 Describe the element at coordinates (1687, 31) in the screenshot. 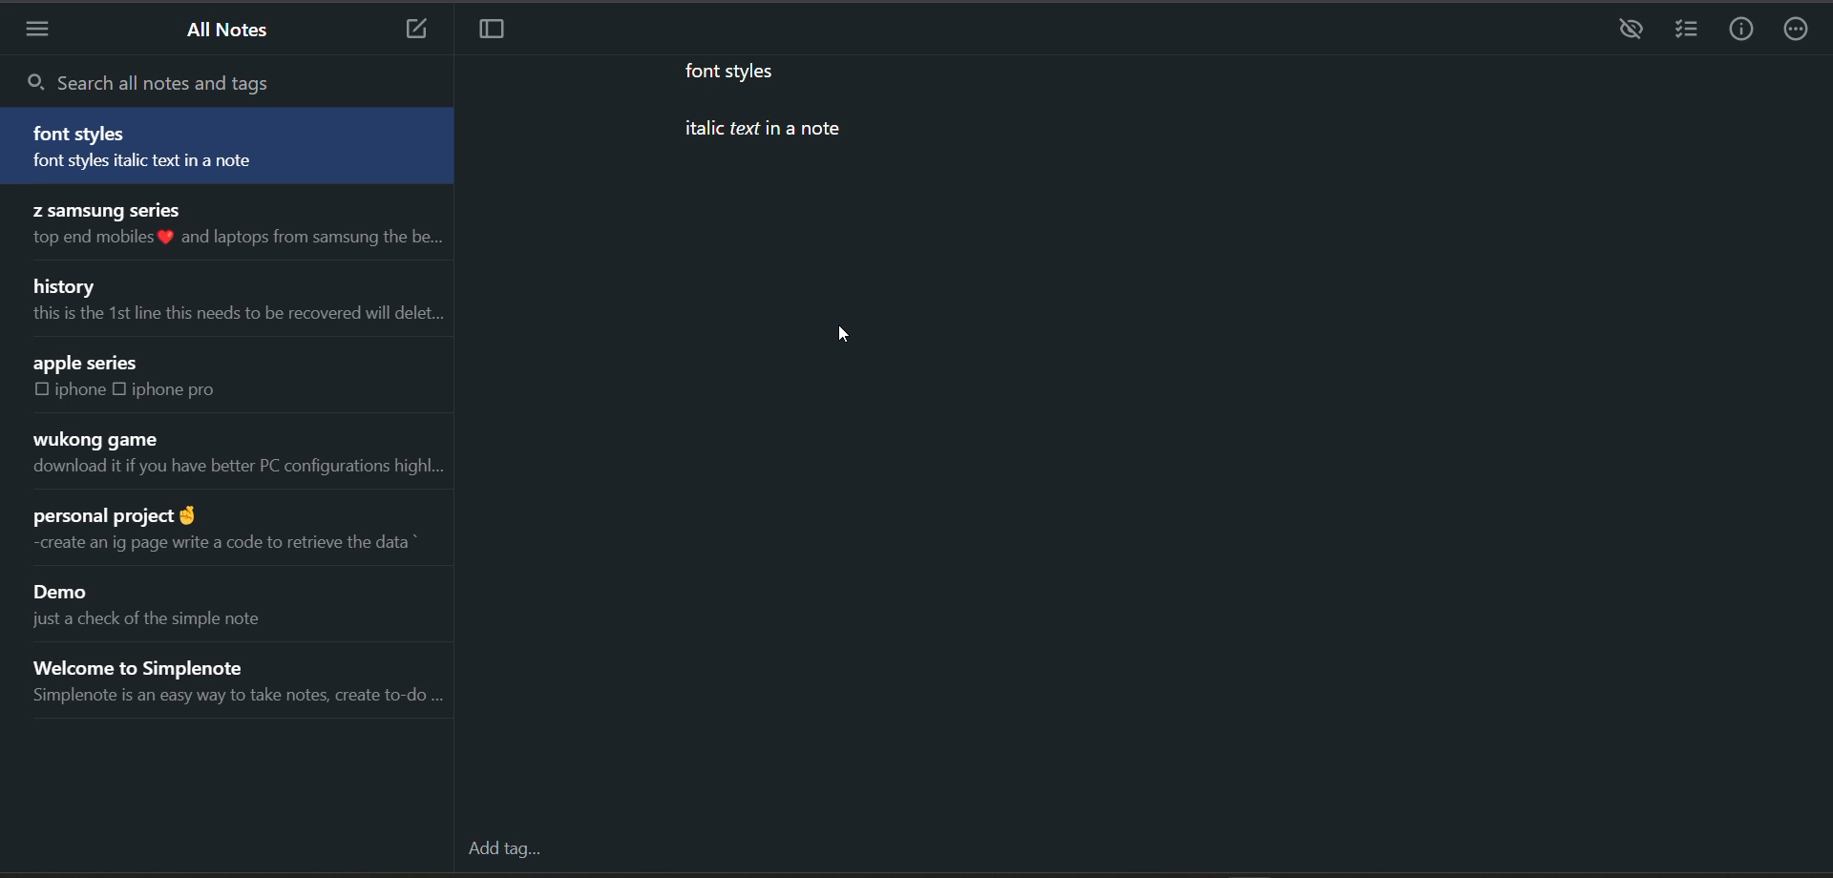

I see `insert checklist` at that location.